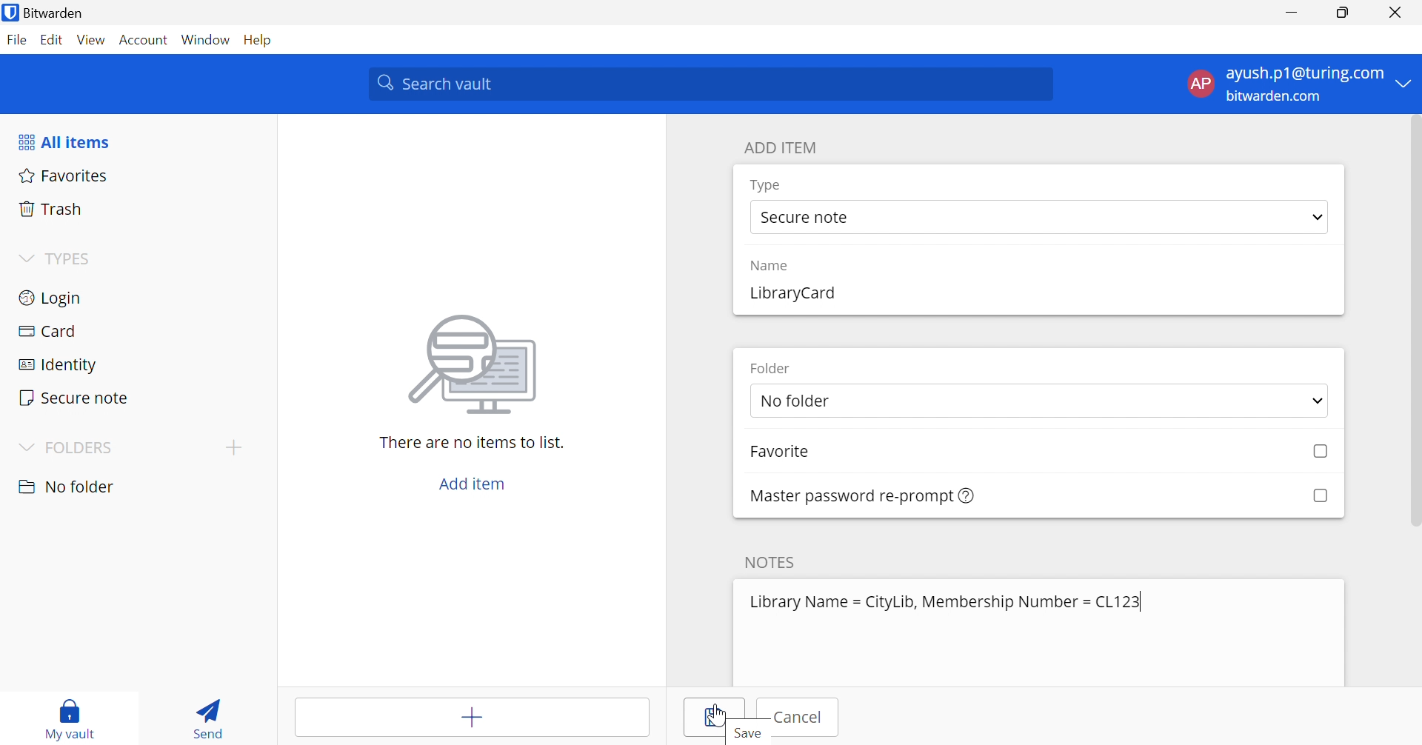 The image size is (1422, 745). I want to click on Checkbox, so click(1318, 495).